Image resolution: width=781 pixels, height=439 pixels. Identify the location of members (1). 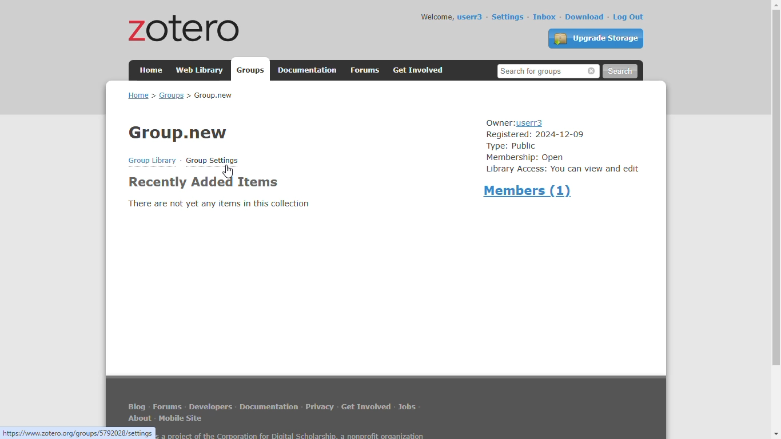
(529, 191).